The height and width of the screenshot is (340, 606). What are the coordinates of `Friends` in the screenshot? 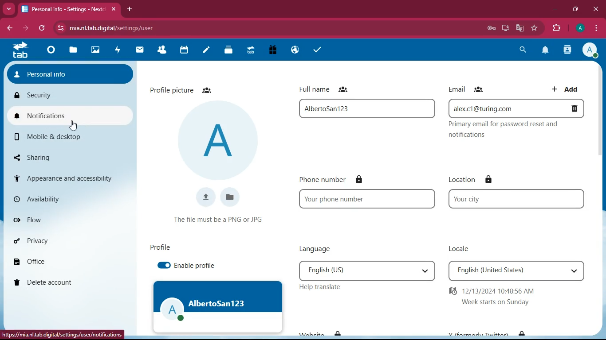 It's located at (346, 89).